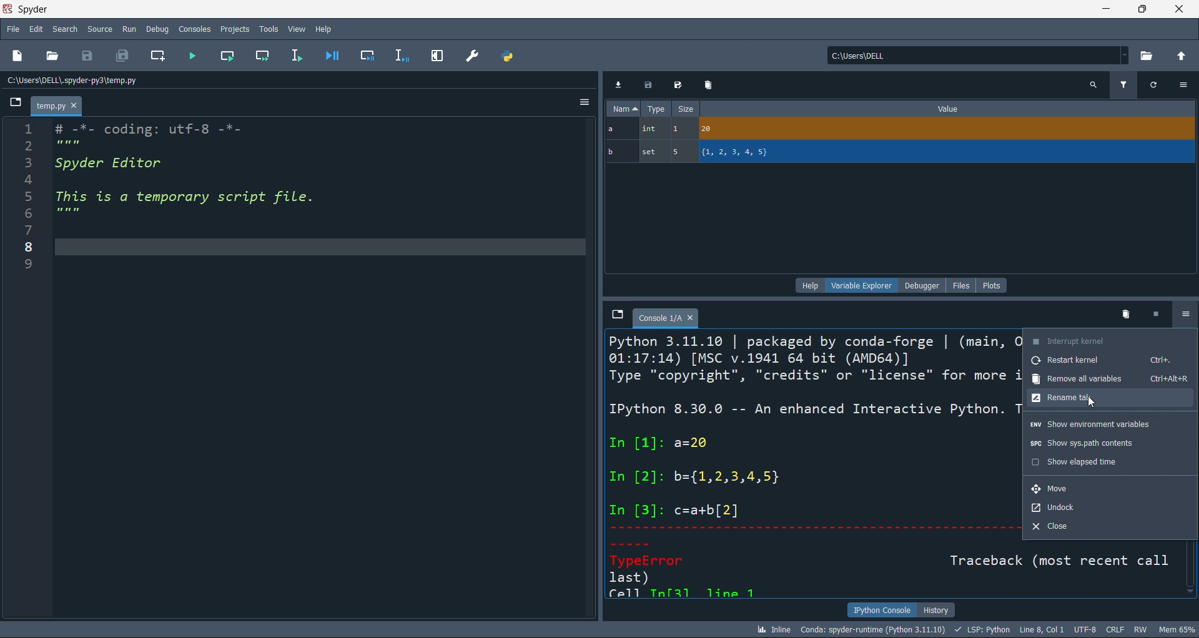 This screenshot has width=1199, height=638. I want to click on cursor, so click(1094, 404).